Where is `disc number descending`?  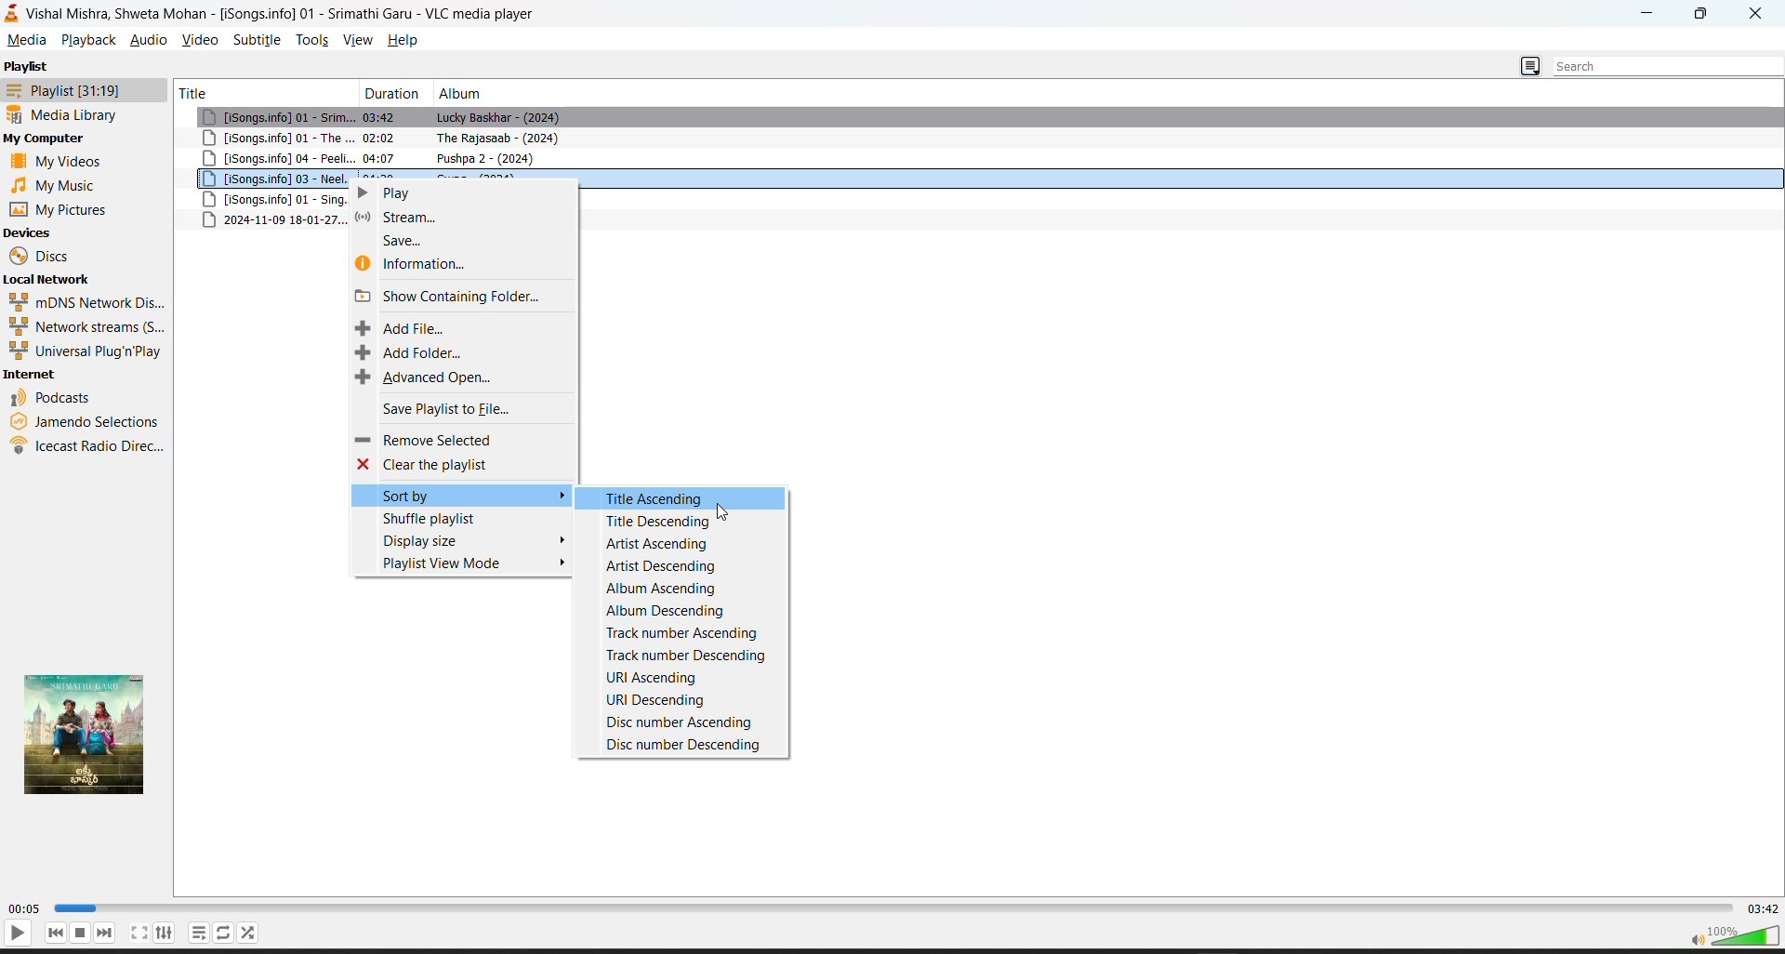
disc number descending is located at coordinates (674, 744).